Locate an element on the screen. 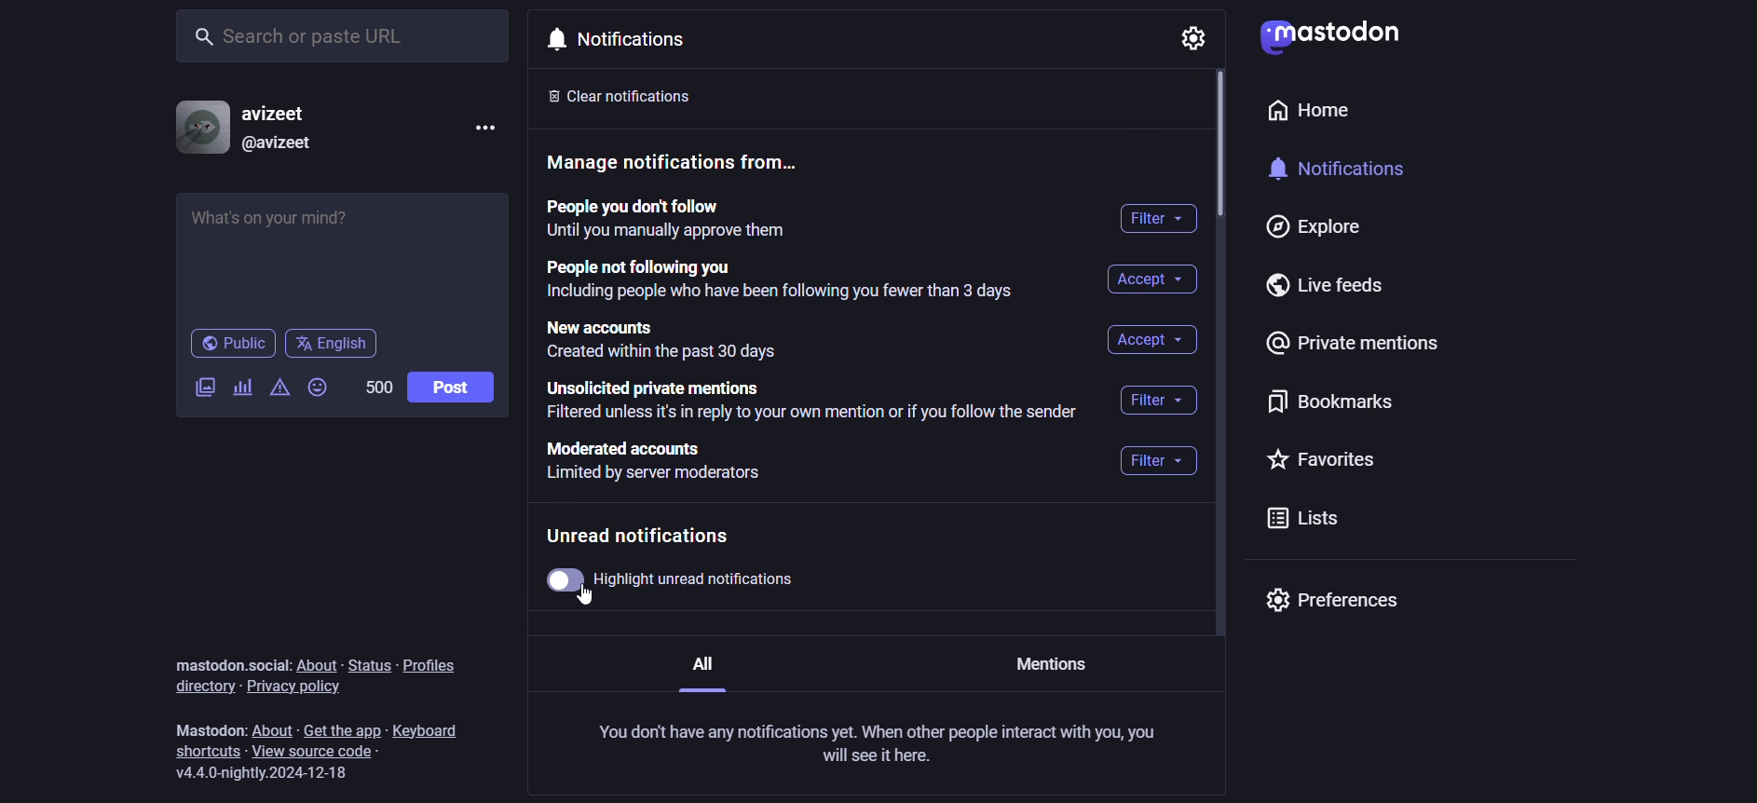 This screenshot has width=1757, height=803. private mentions is located at coordinates (1347, 351).